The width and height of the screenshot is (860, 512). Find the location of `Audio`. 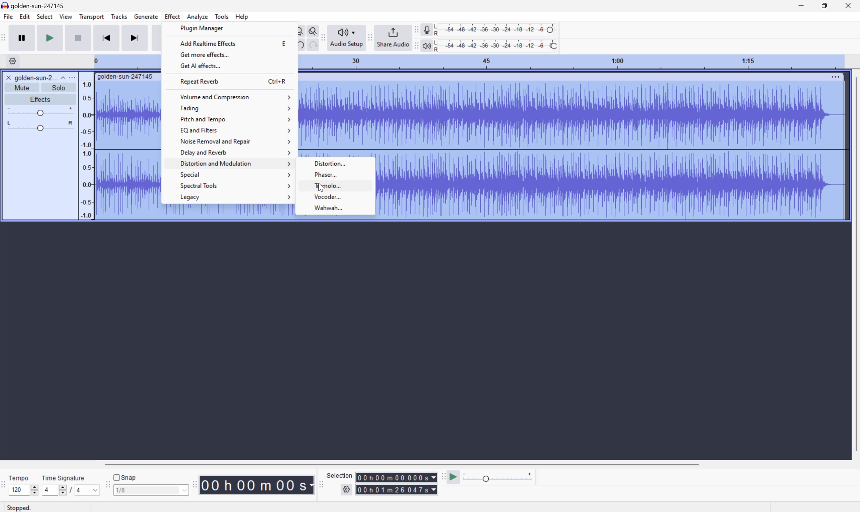

Audio is located at coordinates (611, 150).